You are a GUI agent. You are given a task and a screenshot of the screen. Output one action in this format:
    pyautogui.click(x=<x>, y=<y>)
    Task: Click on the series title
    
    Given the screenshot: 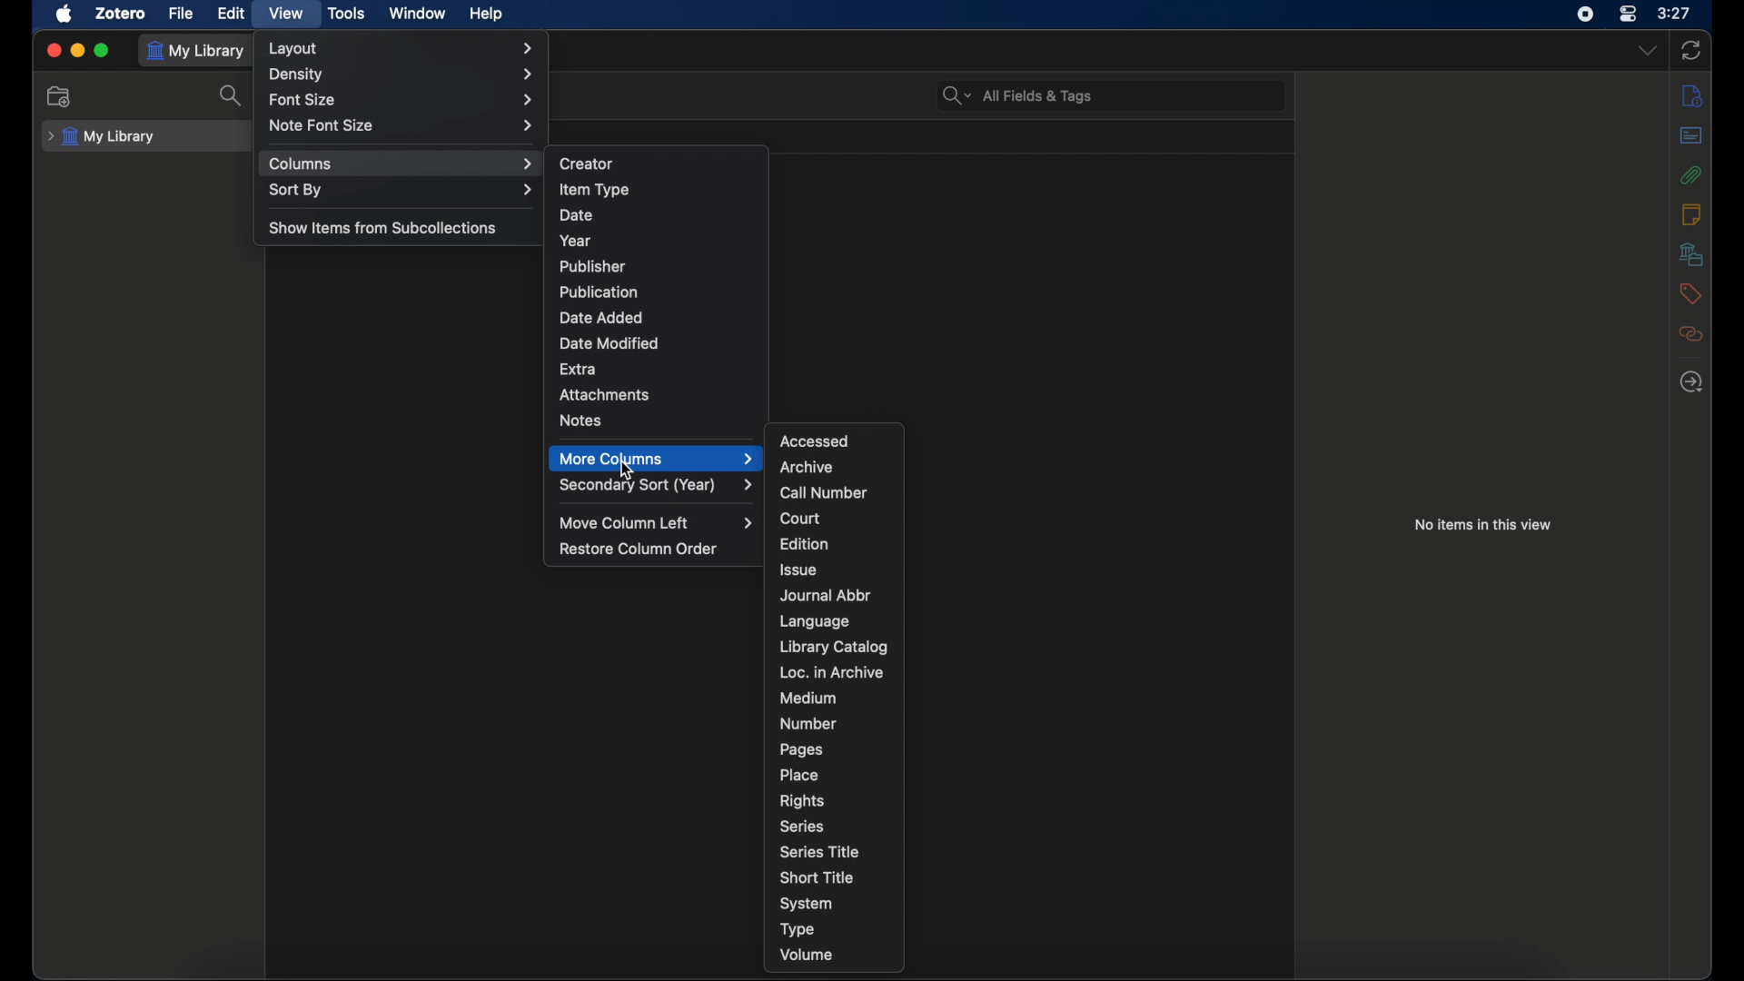 What is the action you would take?
    pyautogui.click(x=821, y=851)
    